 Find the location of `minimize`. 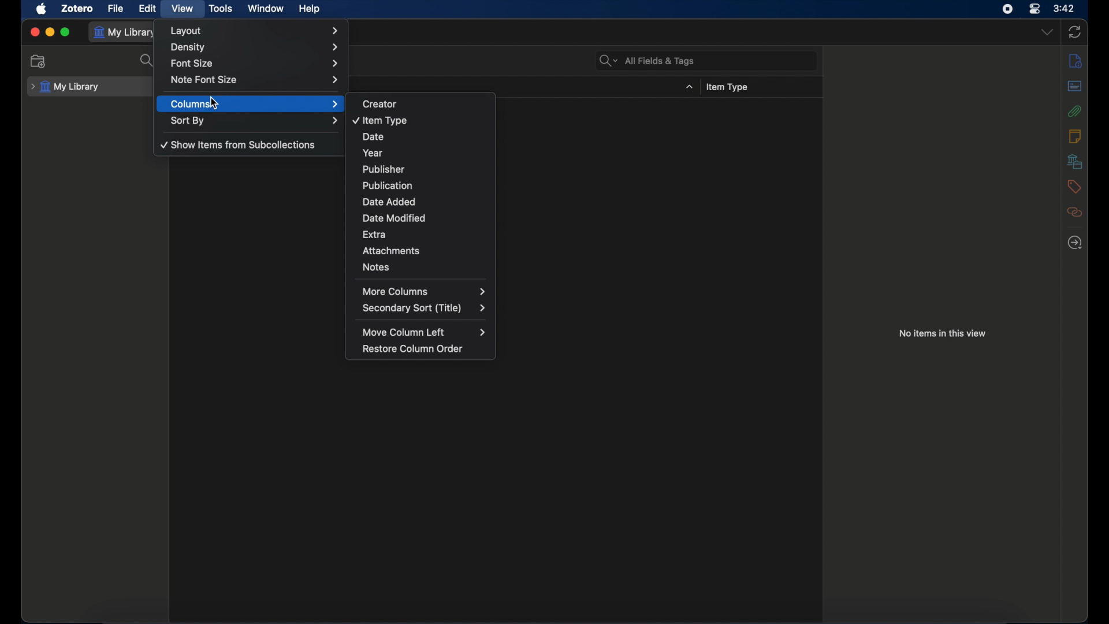

minimize is located at coordinates (50, 31).